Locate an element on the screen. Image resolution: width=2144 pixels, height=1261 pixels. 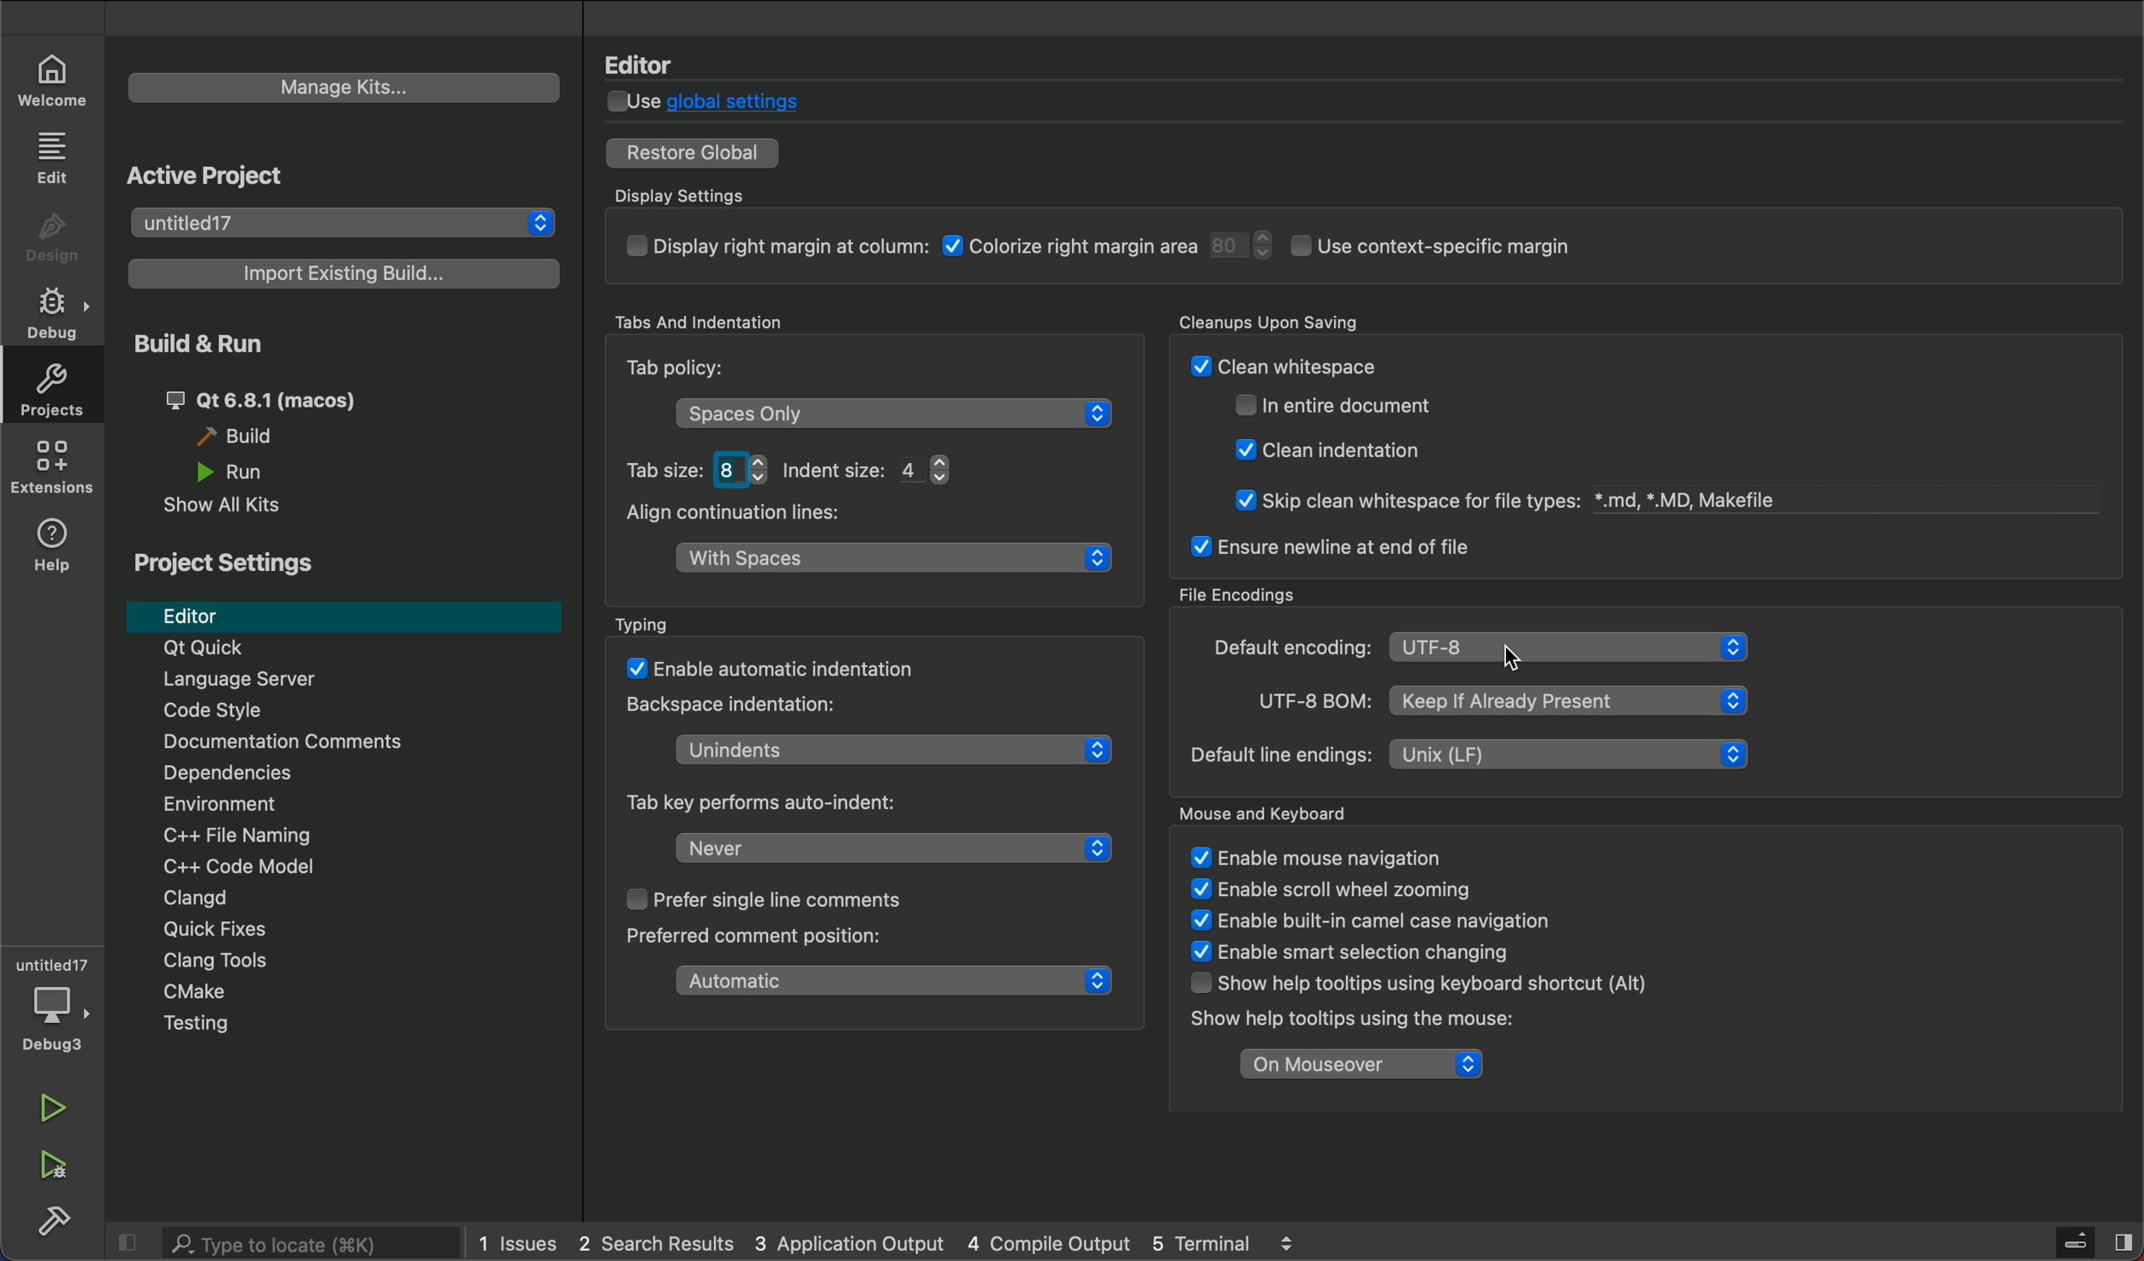
terminal is located at coordinates (1251, 1239).